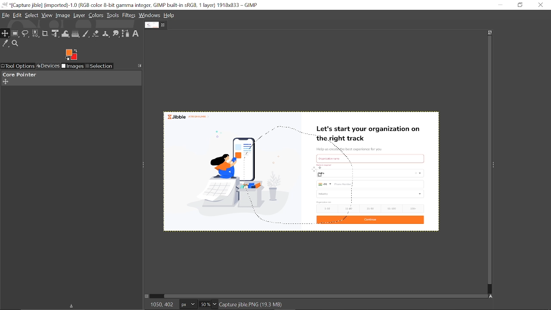  What do you see at coordinates (325, 208) in the screenshot?
I see `1-10` at bounding box center [325, 208].